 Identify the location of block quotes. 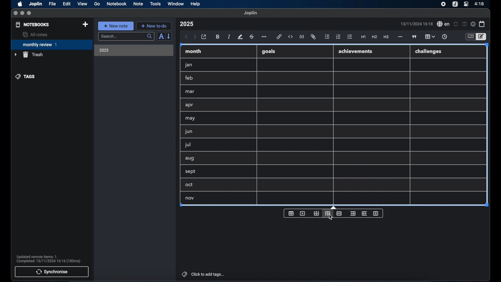
(415, 37).